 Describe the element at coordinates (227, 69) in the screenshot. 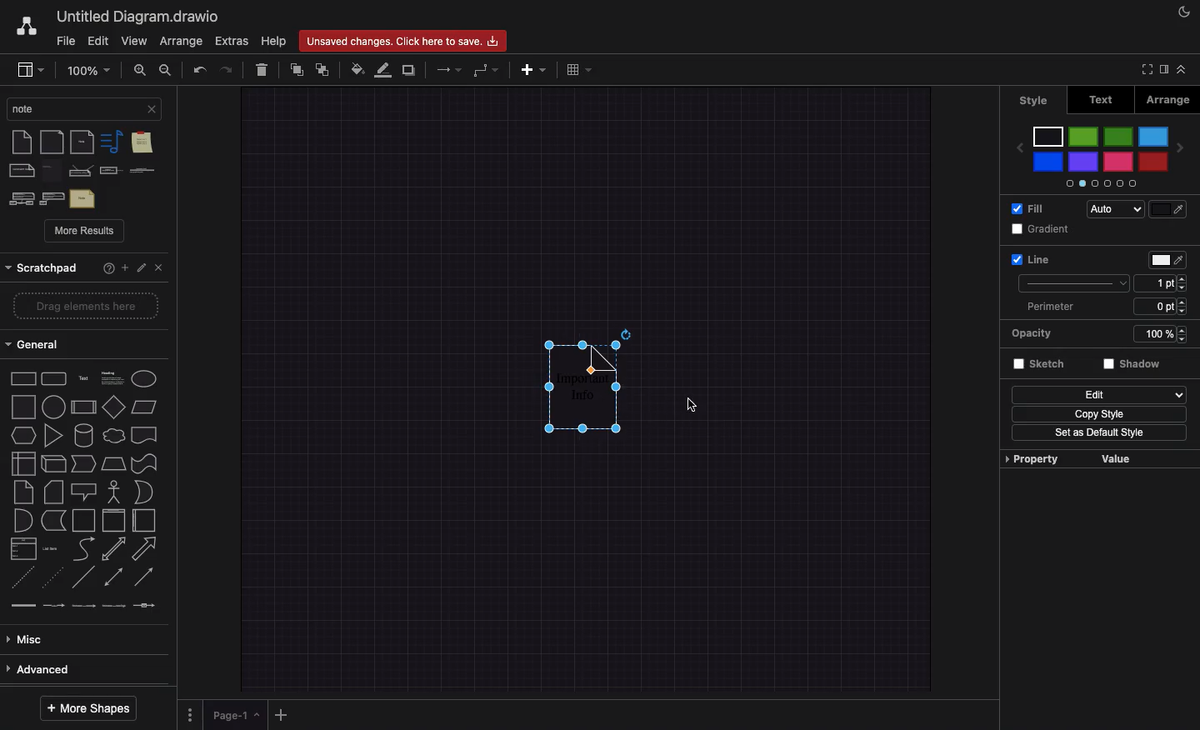

I see `Redo` at that location.